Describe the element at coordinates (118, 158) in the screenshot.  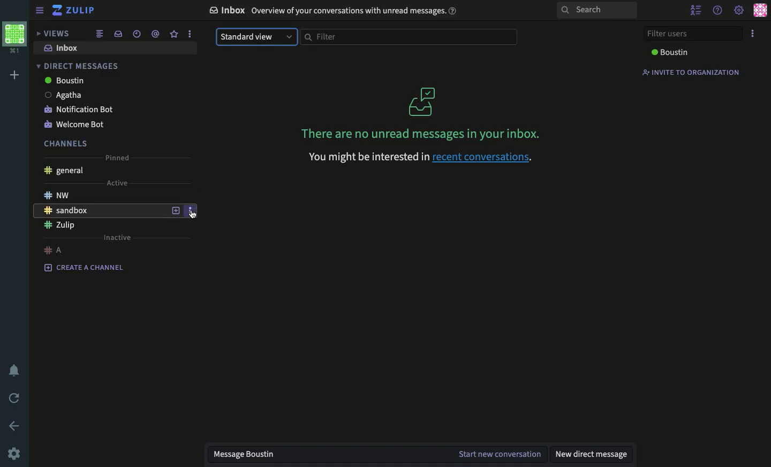
I see `pinned` at that location.